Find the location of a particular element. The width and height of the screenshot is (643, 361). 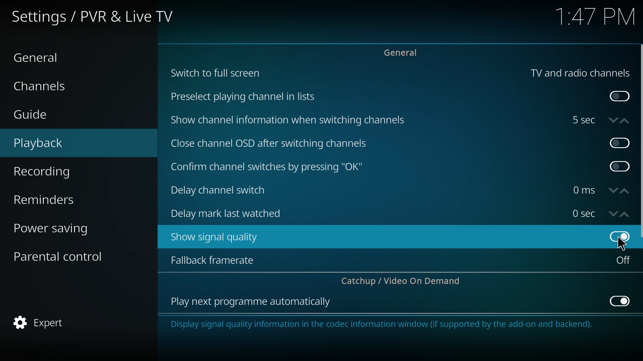

show channel info when switching channels is located at coordinates (289, 120).